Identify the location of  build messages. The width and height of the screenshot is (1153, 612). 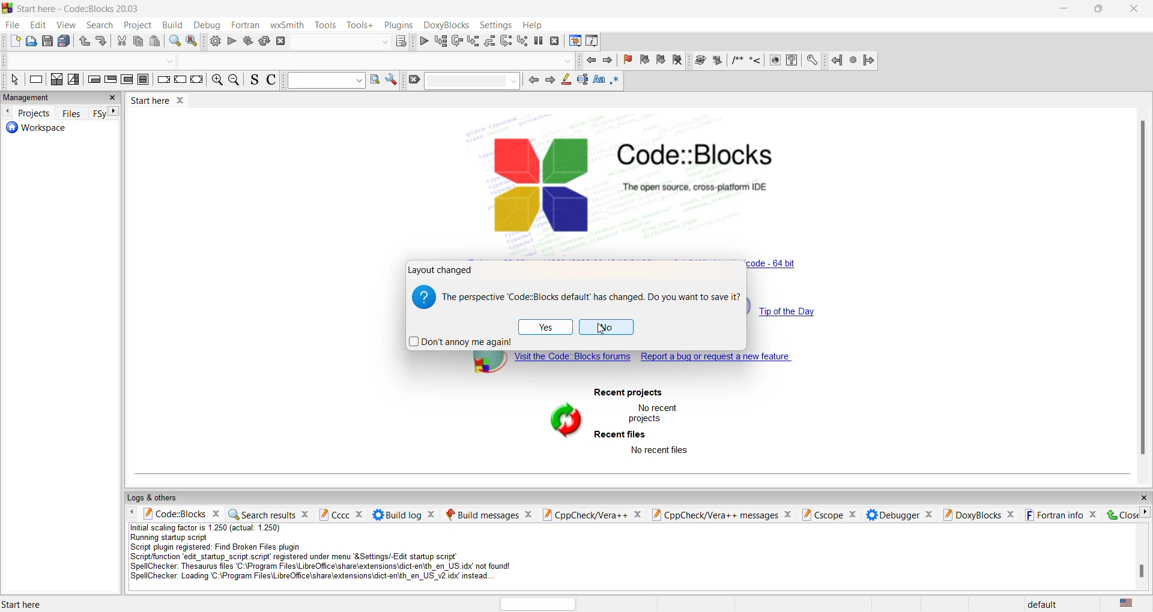
(488, 513).